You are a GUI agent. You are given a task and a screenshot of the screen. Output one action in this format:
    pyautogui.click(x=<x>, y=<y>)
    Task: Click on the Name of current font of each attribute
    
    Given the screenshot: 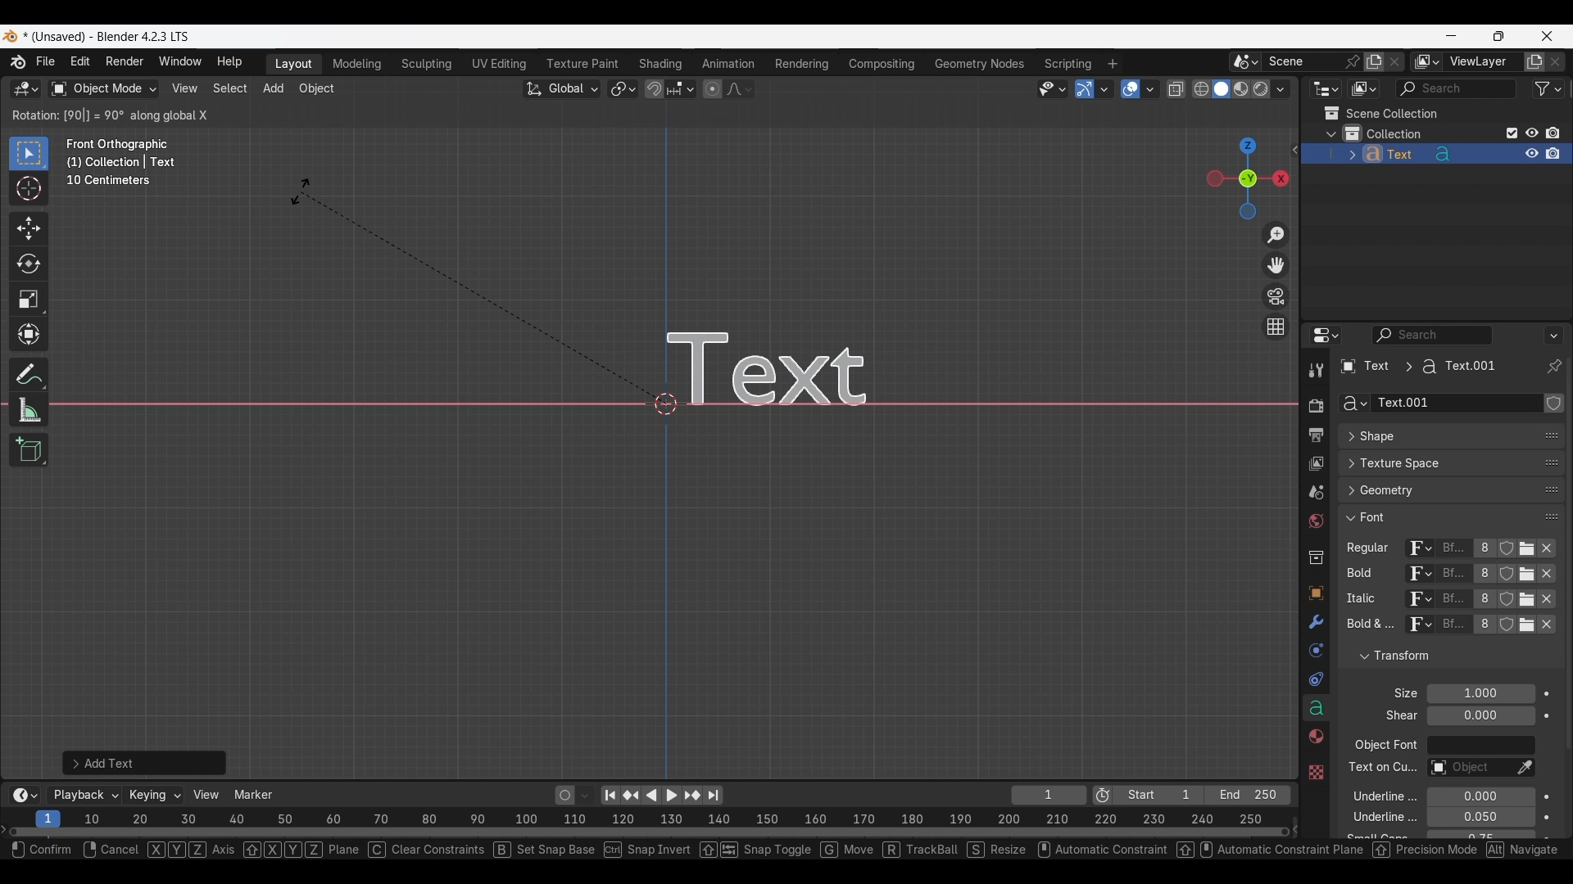 What is the action you would take?
    pyautogui.click(x=1454, y=587)
    